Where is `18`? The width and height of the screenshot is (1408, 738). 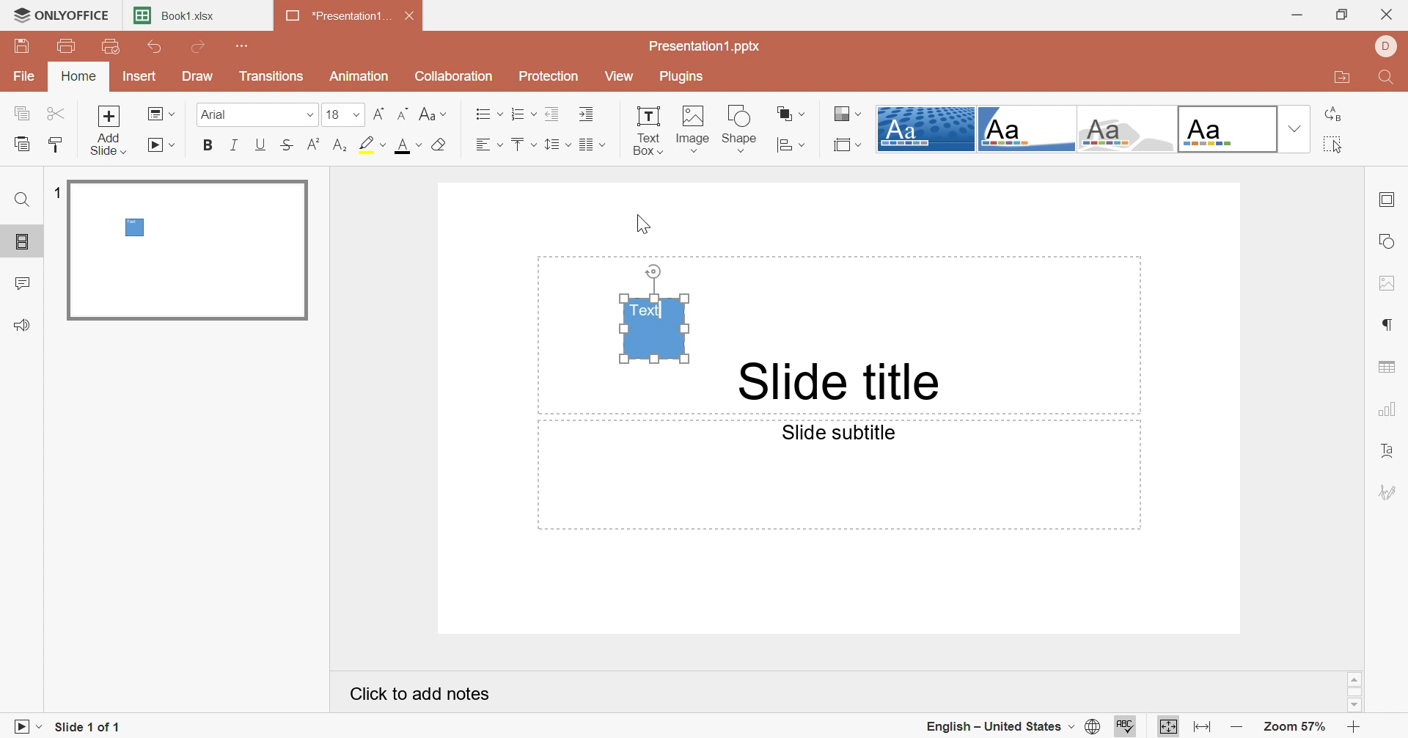
18 is located at coordinates (333, 116).